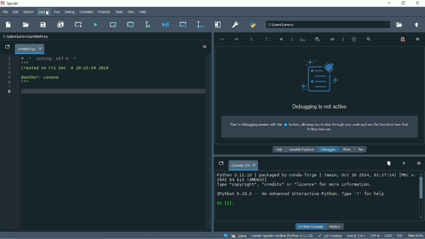  Describe the element at coordinates (60, 25) in the screenshot. I see `Save all files` at that location.